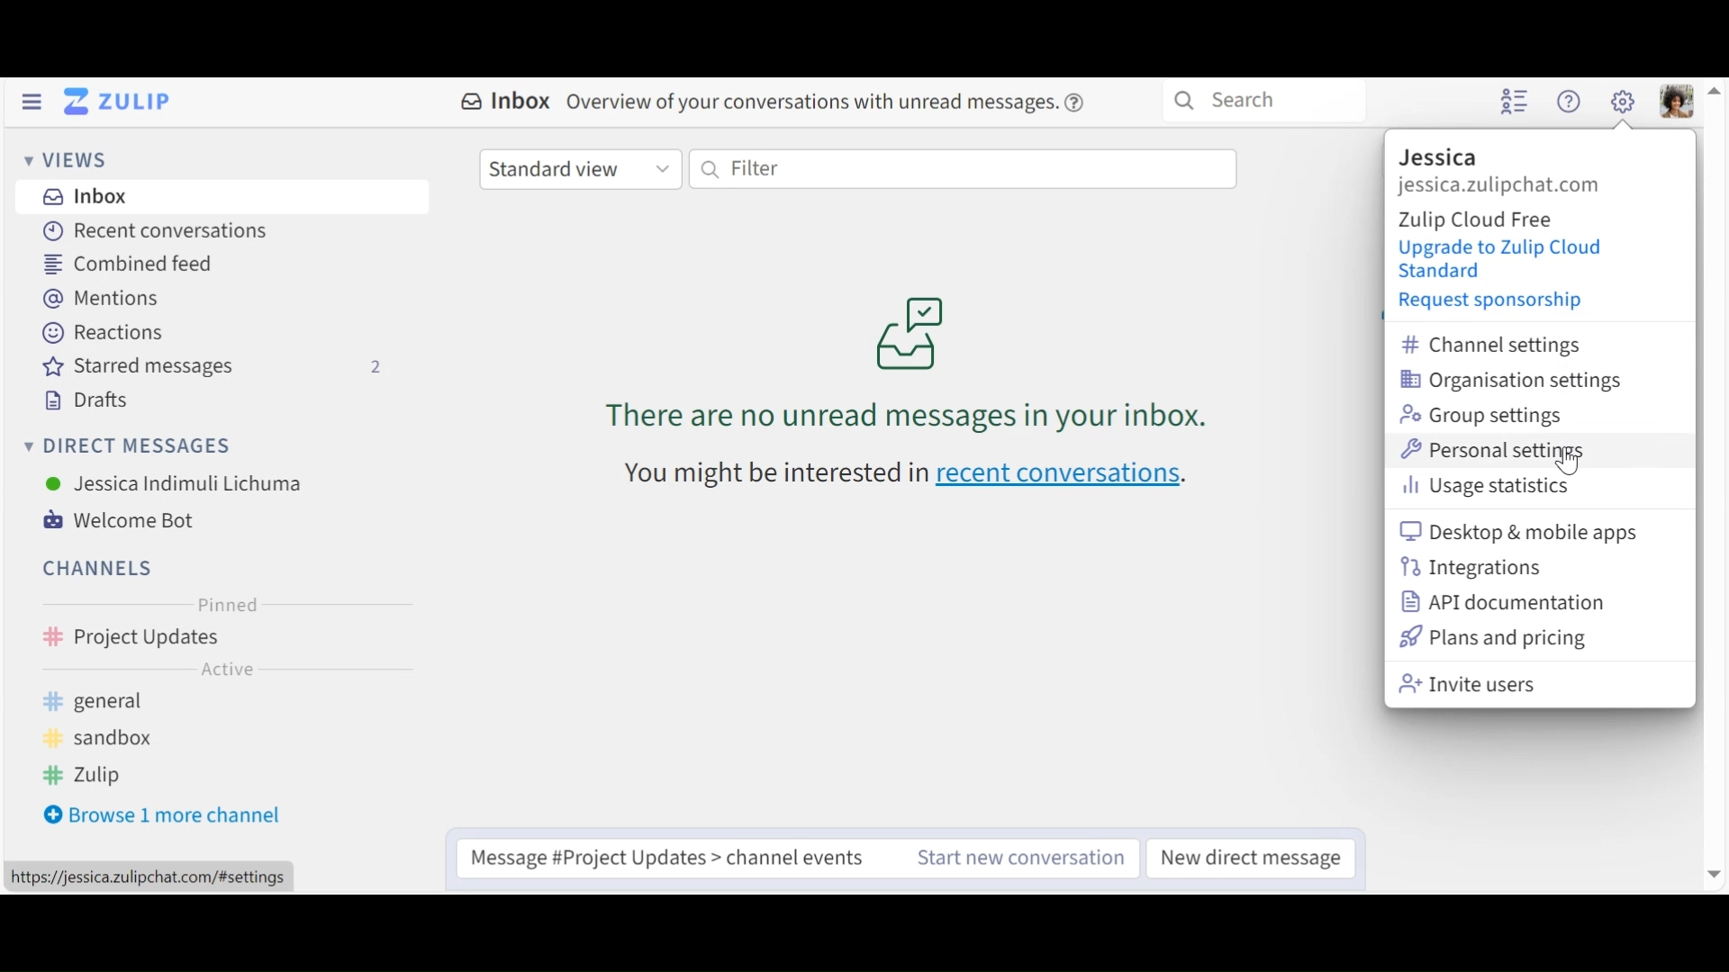  I want to click on Zulip Cloud Free, so click(1489, 220).